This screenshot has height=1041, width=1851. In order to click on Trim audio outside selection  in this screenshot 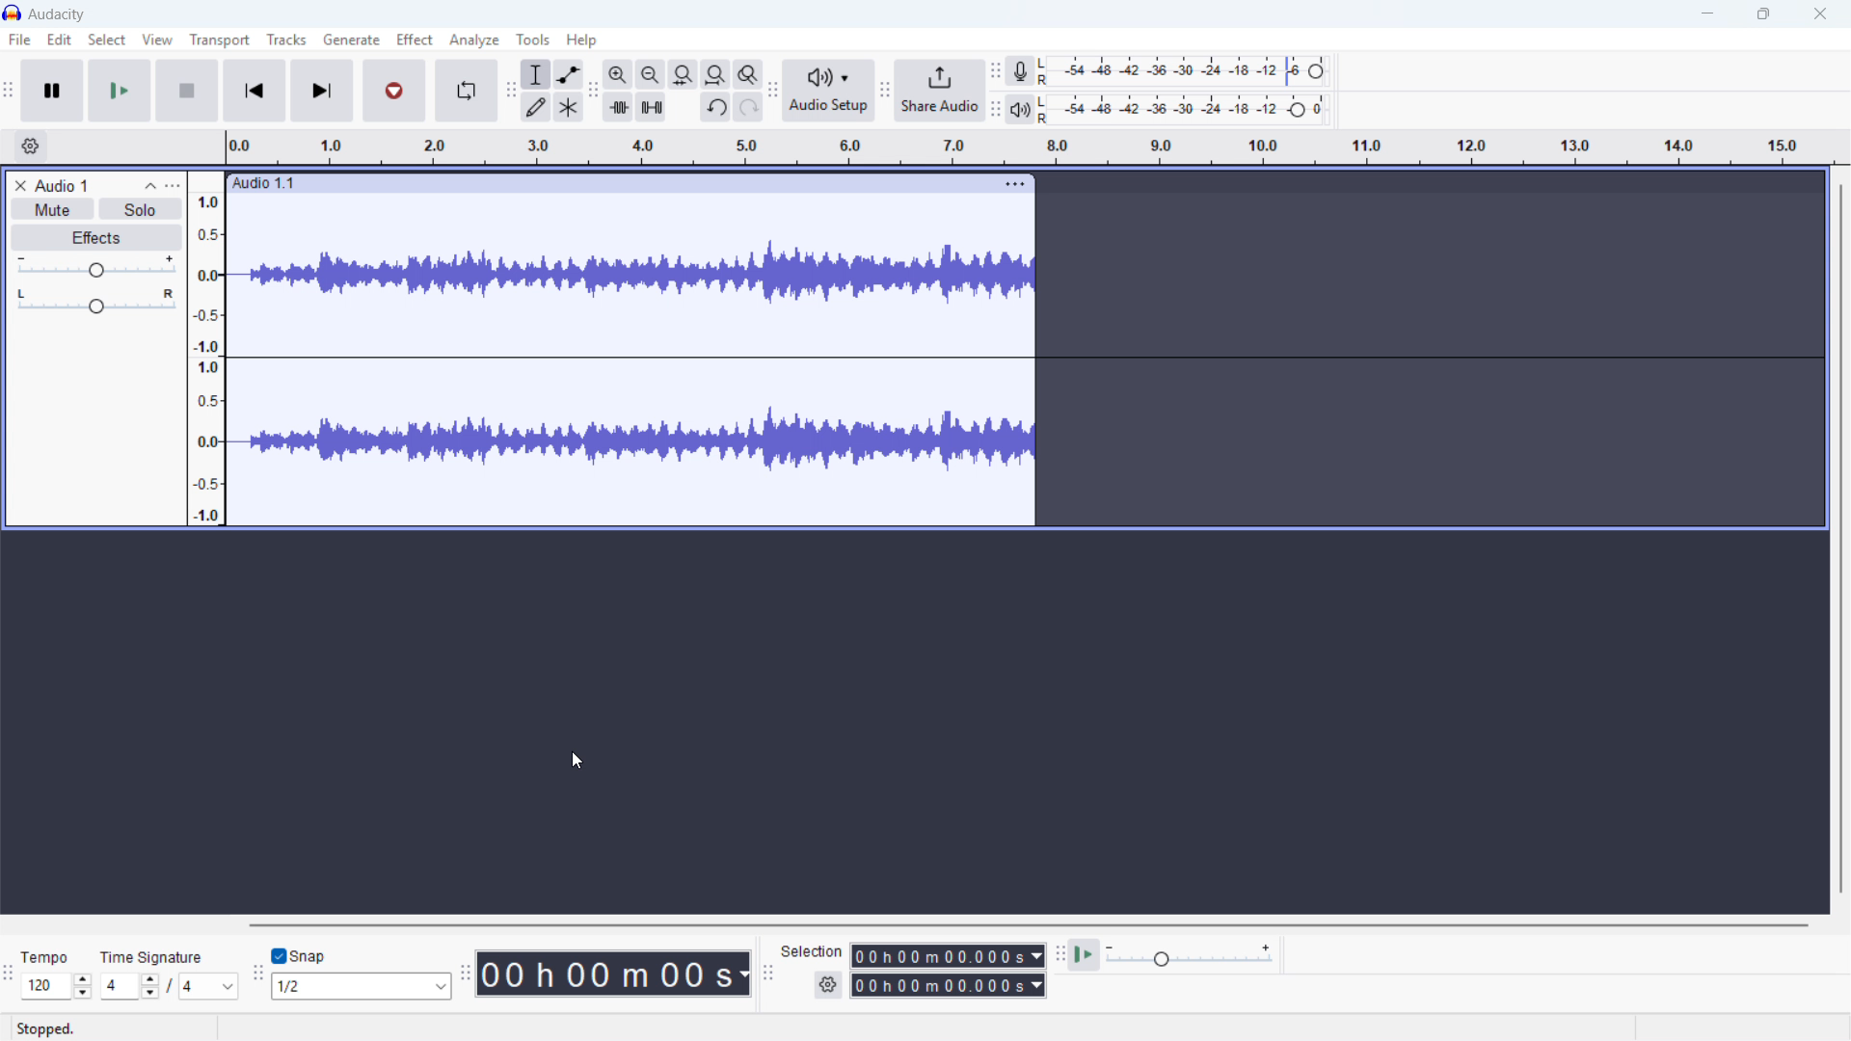, I will do `click(617, 107)`.